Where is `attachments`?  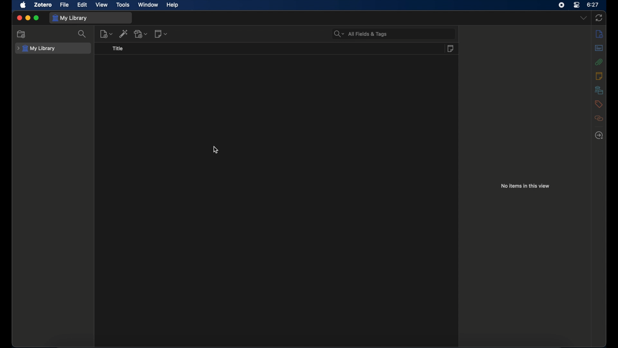 attachments is located at coordinates (599, 62).